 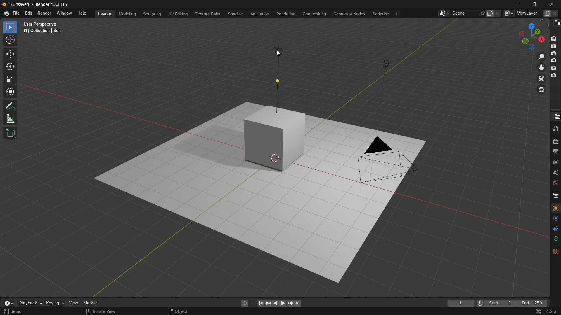 I want to click on texture paint, so click(x=206, y=14).